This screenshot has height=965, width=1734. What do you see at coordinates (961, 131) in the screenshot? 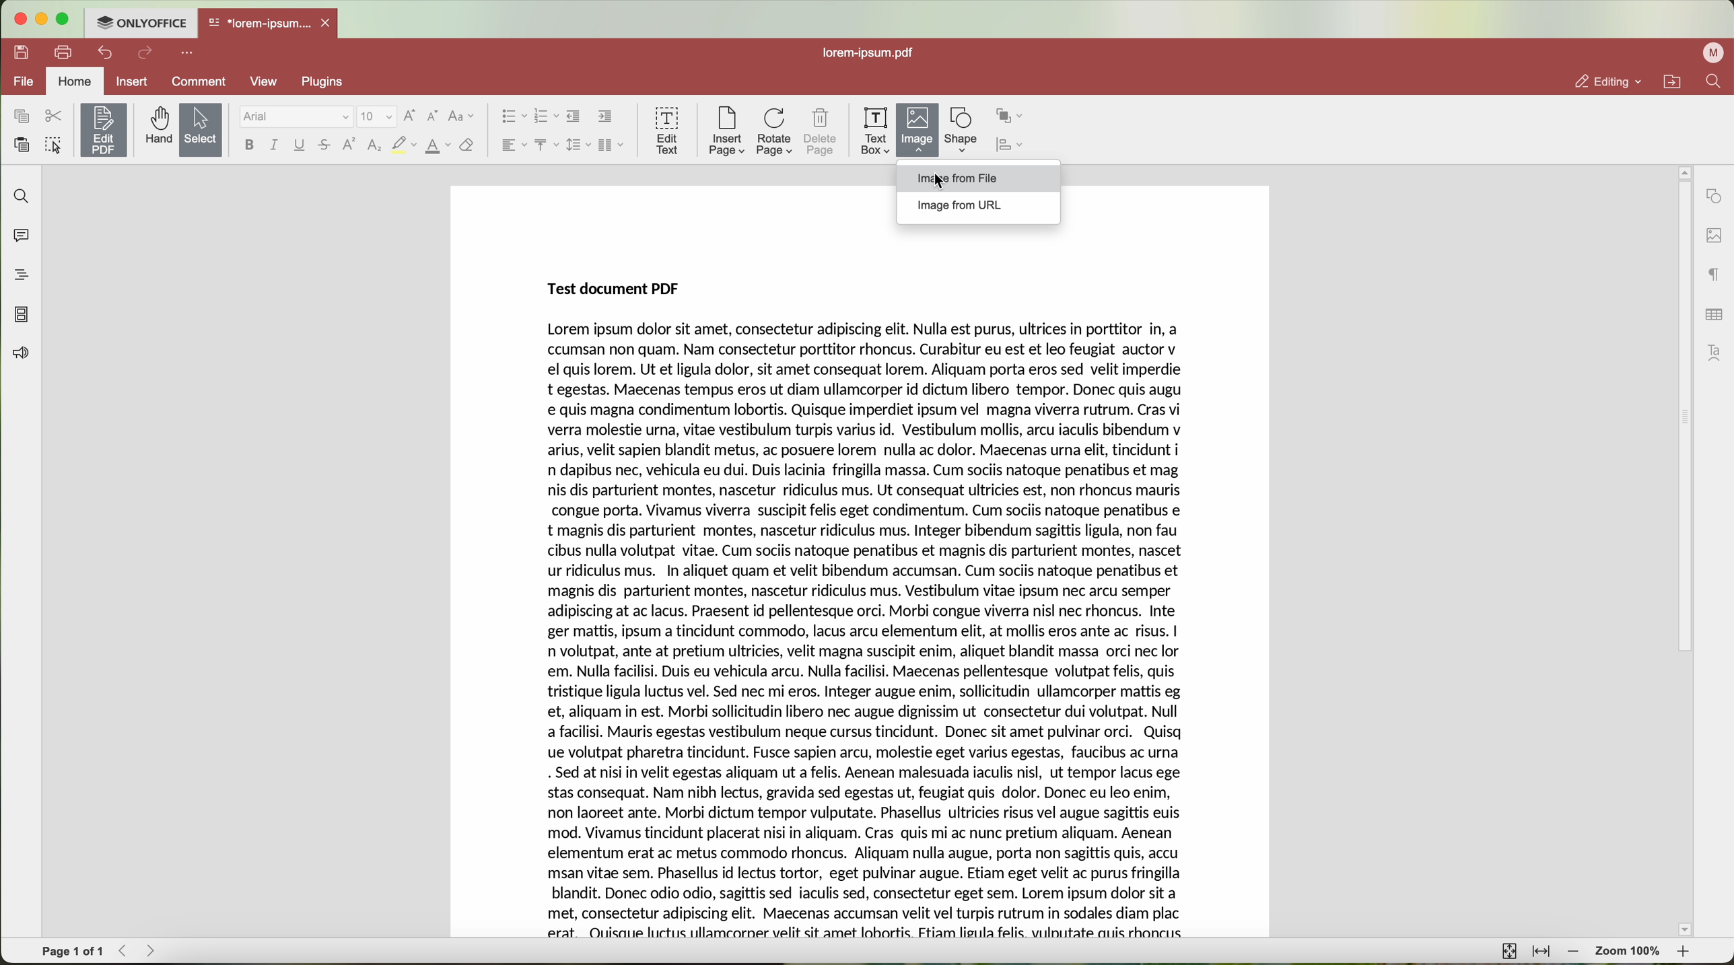
I see `shape` at bounding box center [961, 131].